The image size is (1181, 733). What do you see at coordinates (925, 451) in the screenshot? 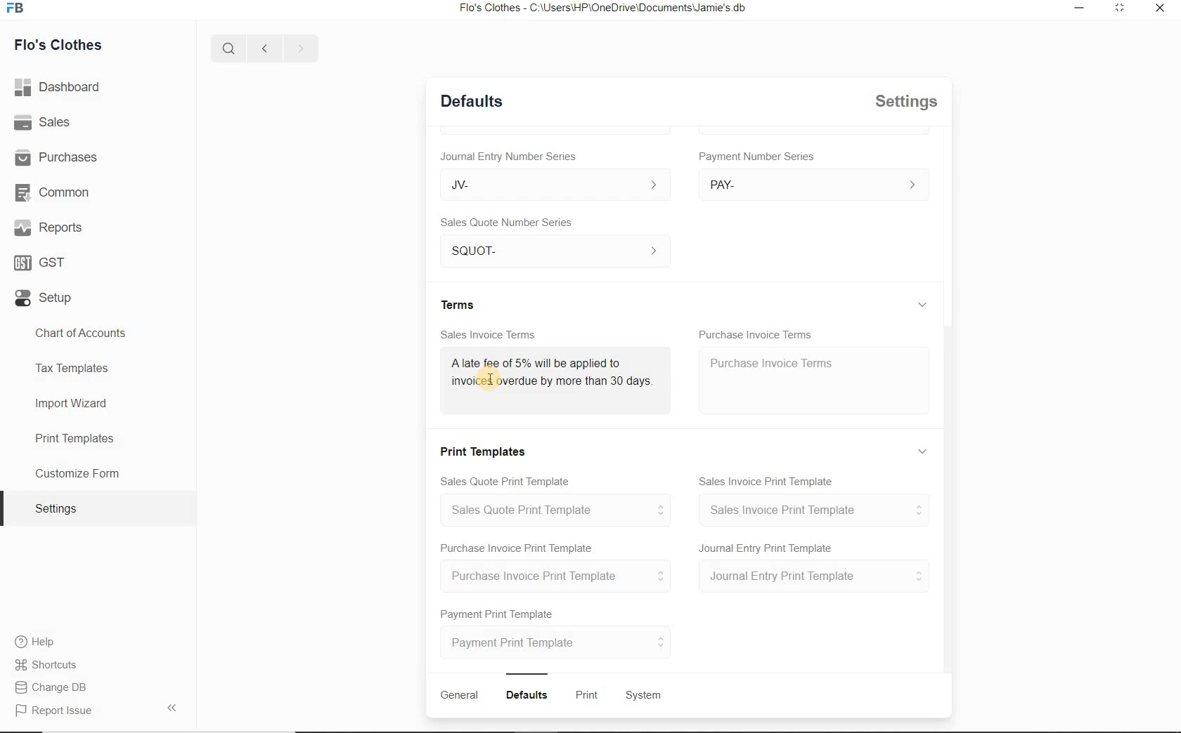
I see `Expand` at bounding box center [925, 451].